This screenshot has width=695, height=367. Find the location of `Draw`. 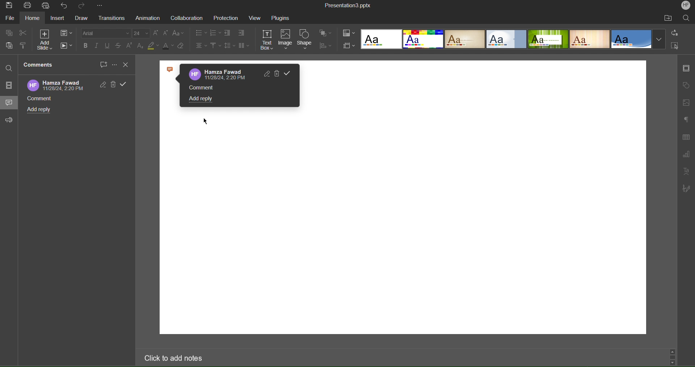

Draw is located at coordinates (81, 18).